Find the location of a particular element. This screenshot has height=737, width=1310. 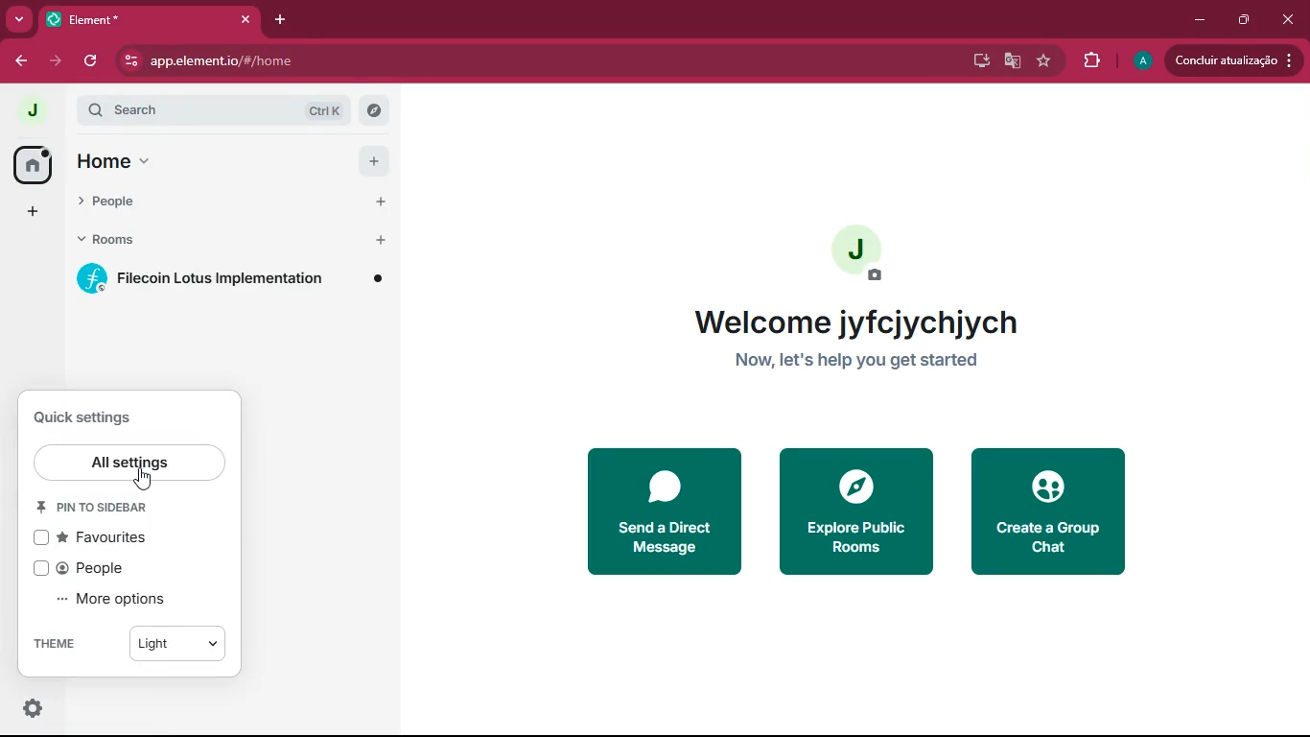

home is located at coordinates (131, 160).